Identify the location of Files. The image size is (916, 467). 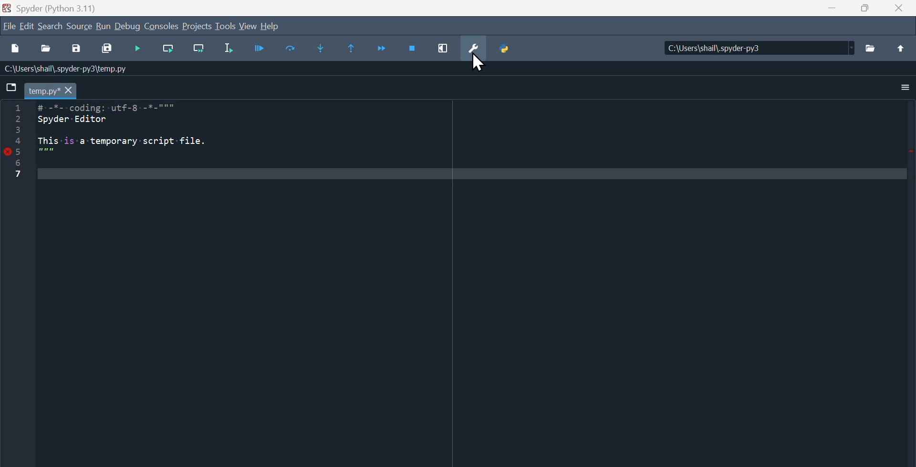
(872, 52).